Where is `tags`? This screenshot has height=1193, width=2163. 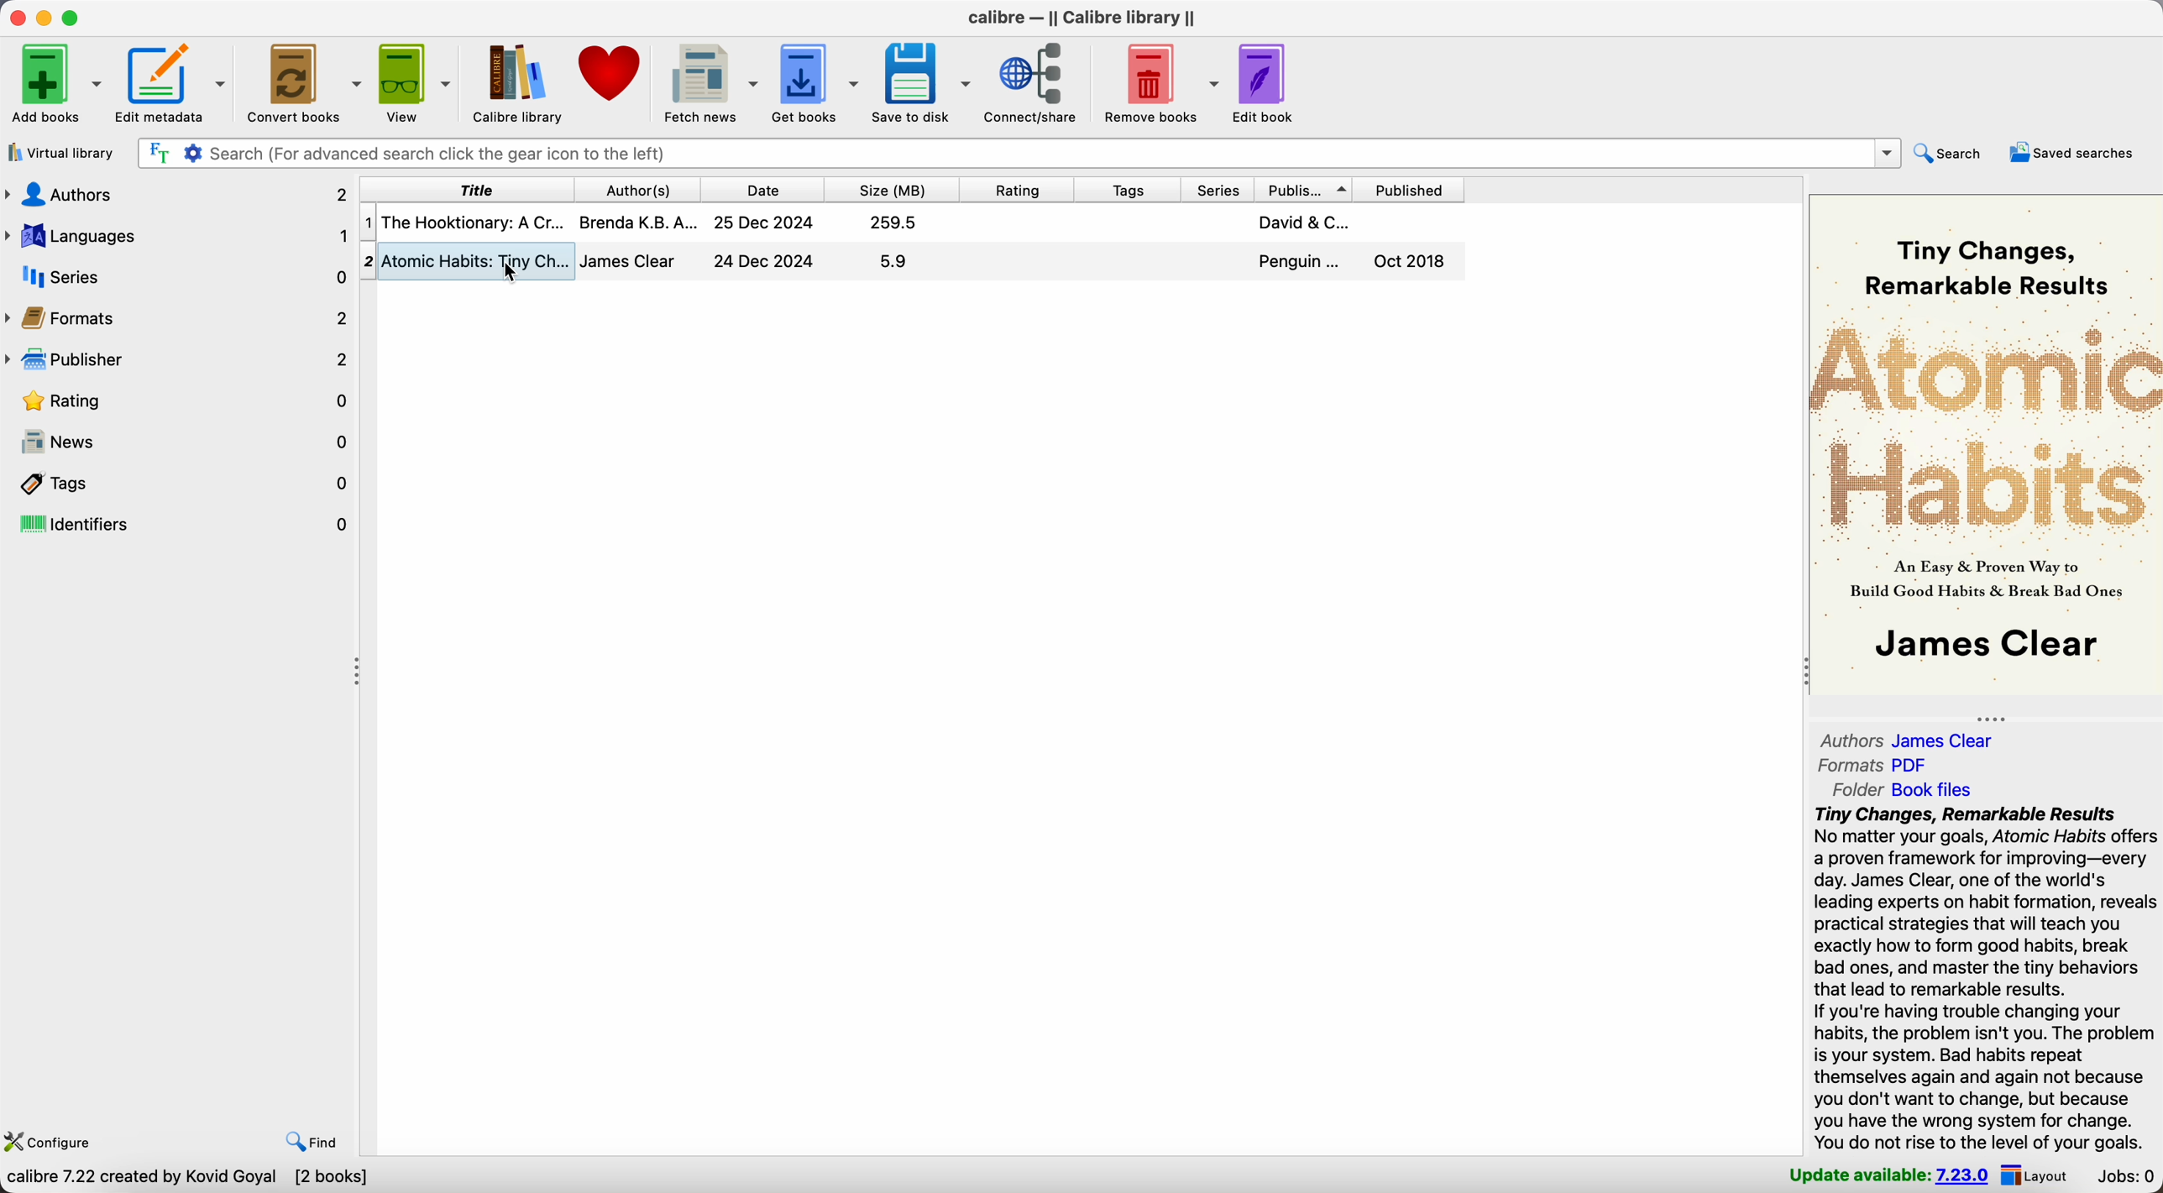 tags is located at coordinates (179, 483).